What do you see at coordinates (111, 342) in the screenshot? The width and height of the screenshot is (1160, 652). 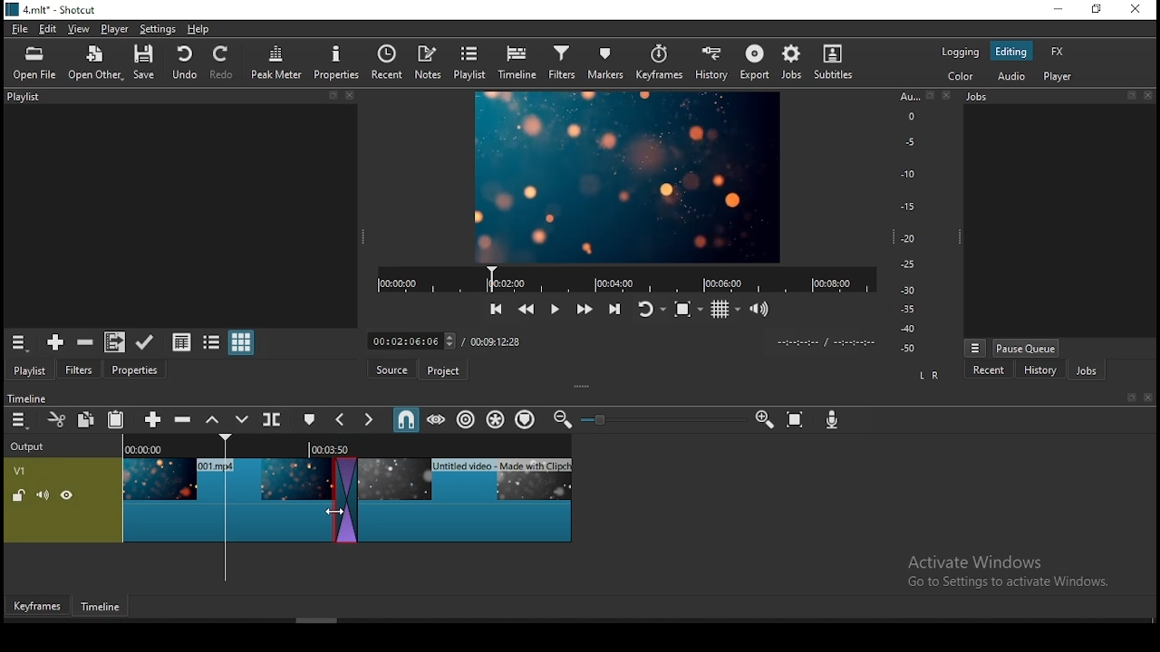 I see `add files to playlist` at bounding box center [111, 342].